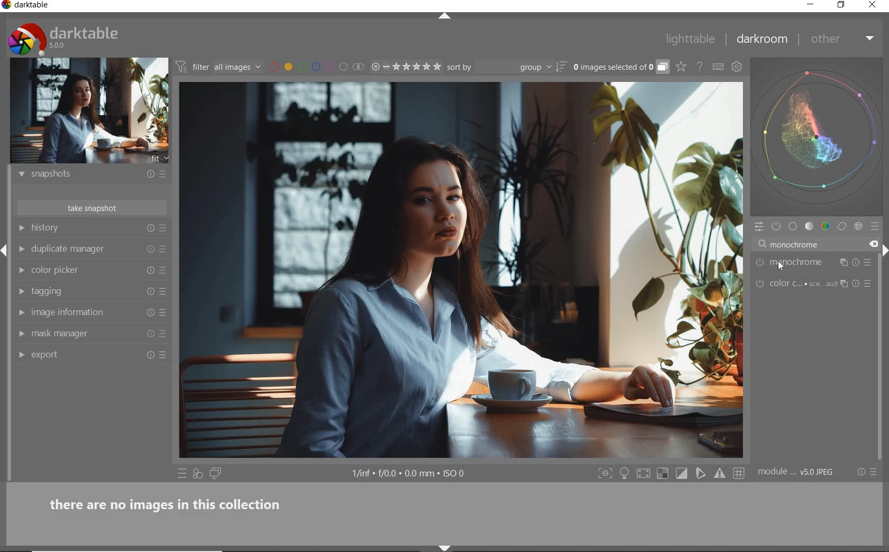 Image resolution: width=889 pixels, height=552 pixels. Describe the element at coordinates (719, 474) in the screenshot. I see `Toggle gamut checking` at that location.